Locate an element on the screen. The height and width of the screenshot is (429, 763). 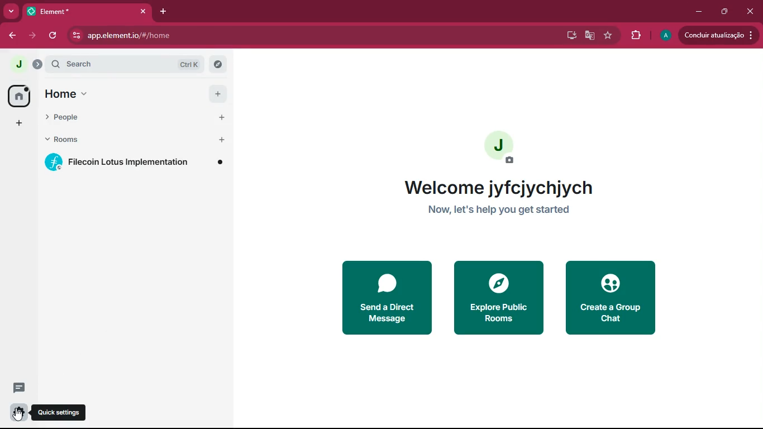
favourite is located at coordinates (608, 36).